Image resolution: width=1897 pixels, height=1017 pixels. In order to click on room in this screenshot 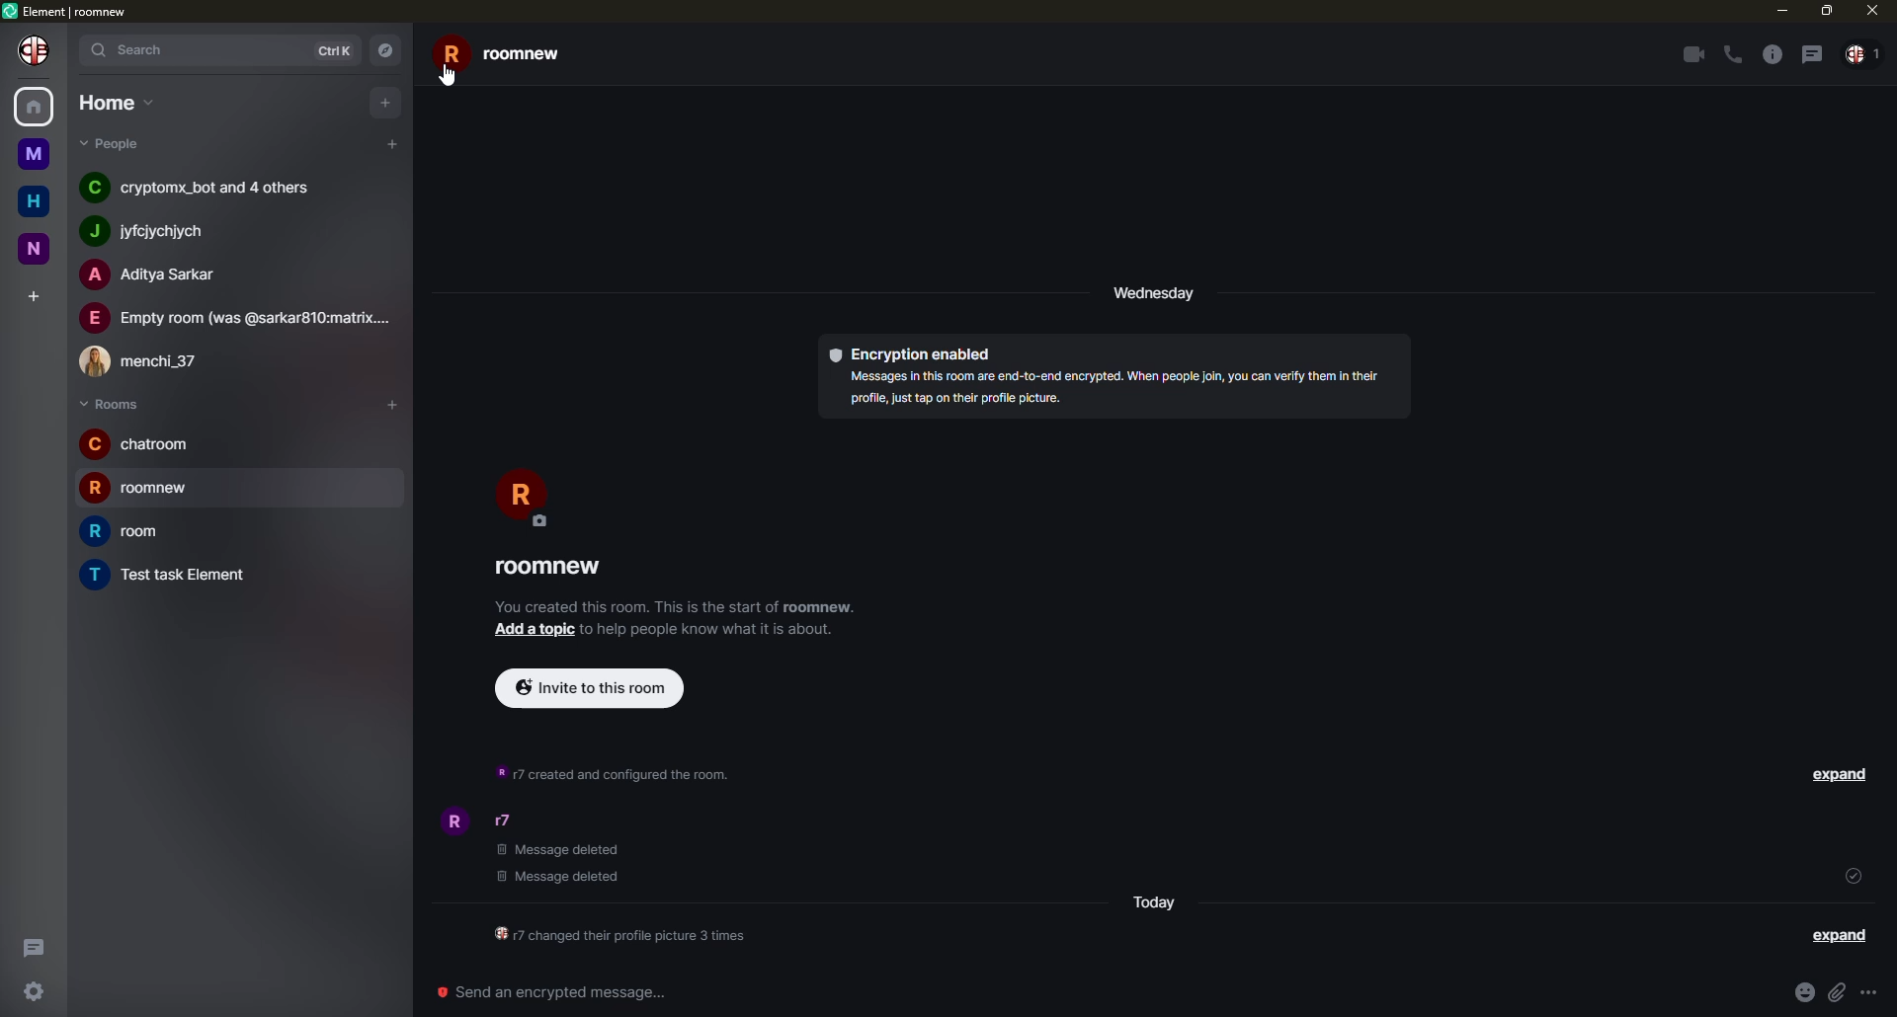, I will do `click(170, 574)`.